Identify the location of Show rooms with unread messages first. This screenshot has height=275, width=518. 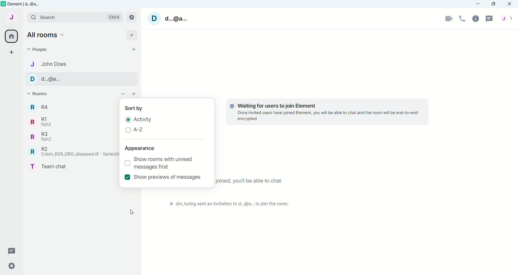
(168, 163).